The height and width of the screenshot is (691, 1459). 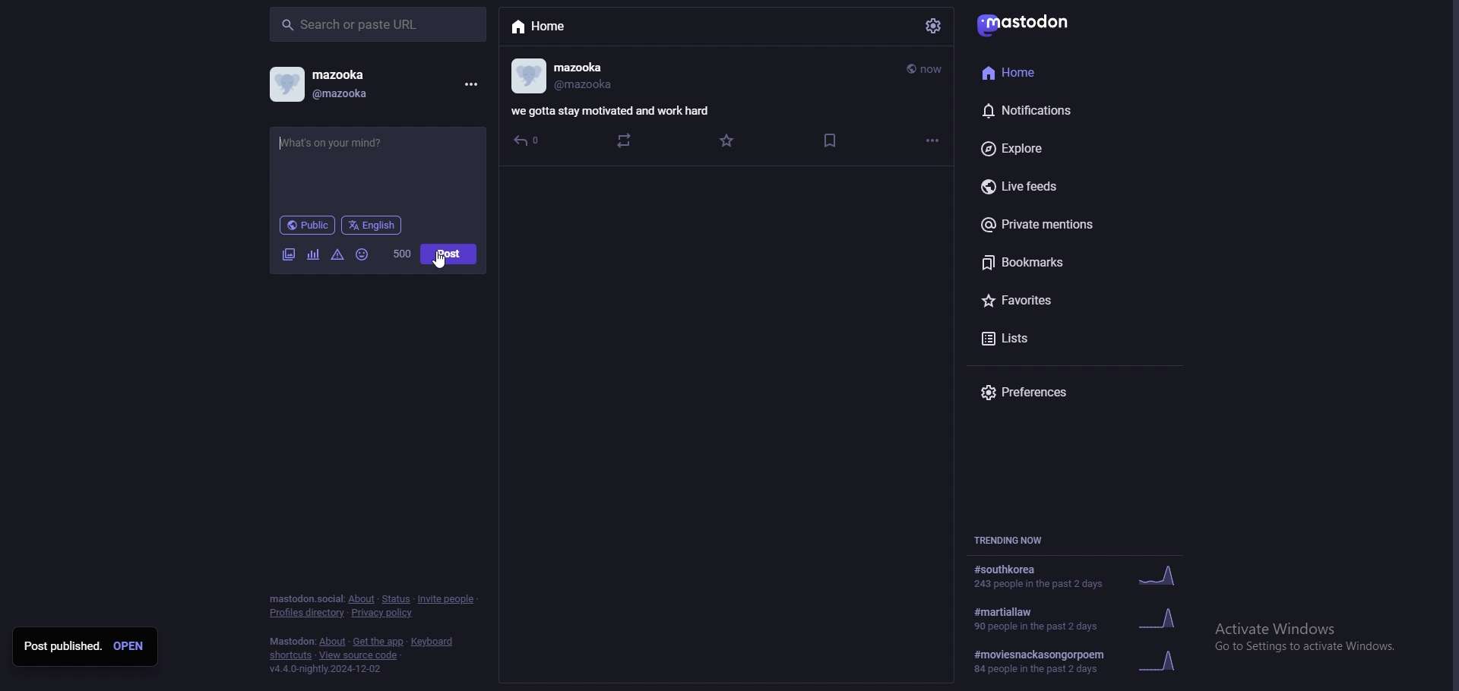 What do you see at coordinates (383, 613) in the screenshot?
I see `privacy policy` at bounding box center [383, 613].